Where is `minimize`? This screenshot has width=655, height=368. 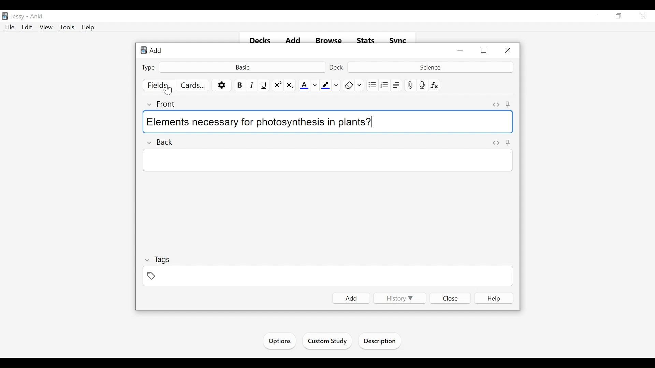
minimize is located at coordinates (595, 16).